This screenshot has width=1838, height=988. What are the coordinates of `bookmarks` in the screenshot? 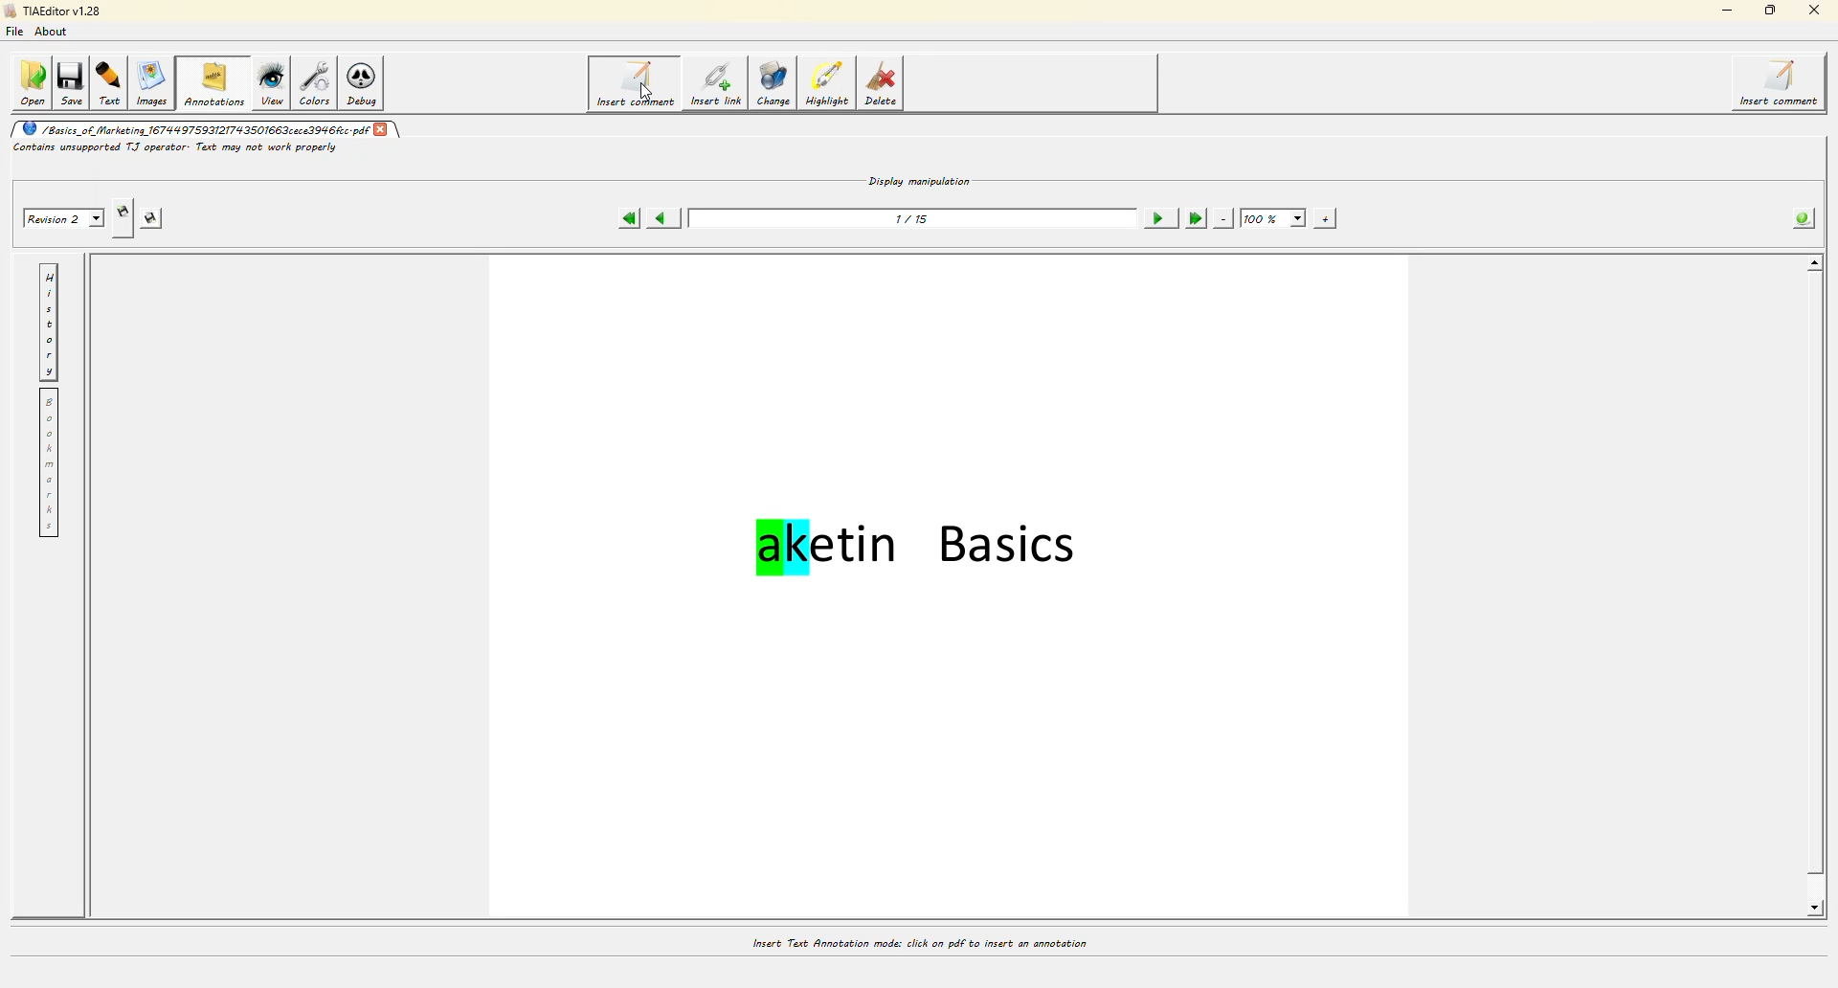 It's located at (48, 463).